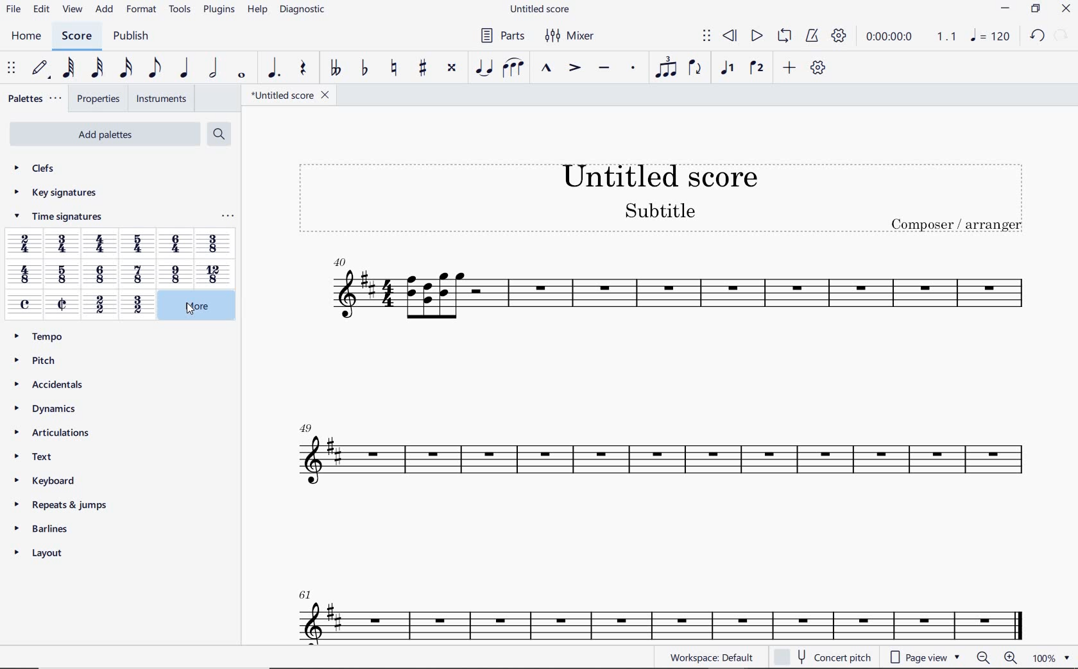 This screenshot has width=1078, height=669. I want to click on FILE NAME, so click(541, 11).